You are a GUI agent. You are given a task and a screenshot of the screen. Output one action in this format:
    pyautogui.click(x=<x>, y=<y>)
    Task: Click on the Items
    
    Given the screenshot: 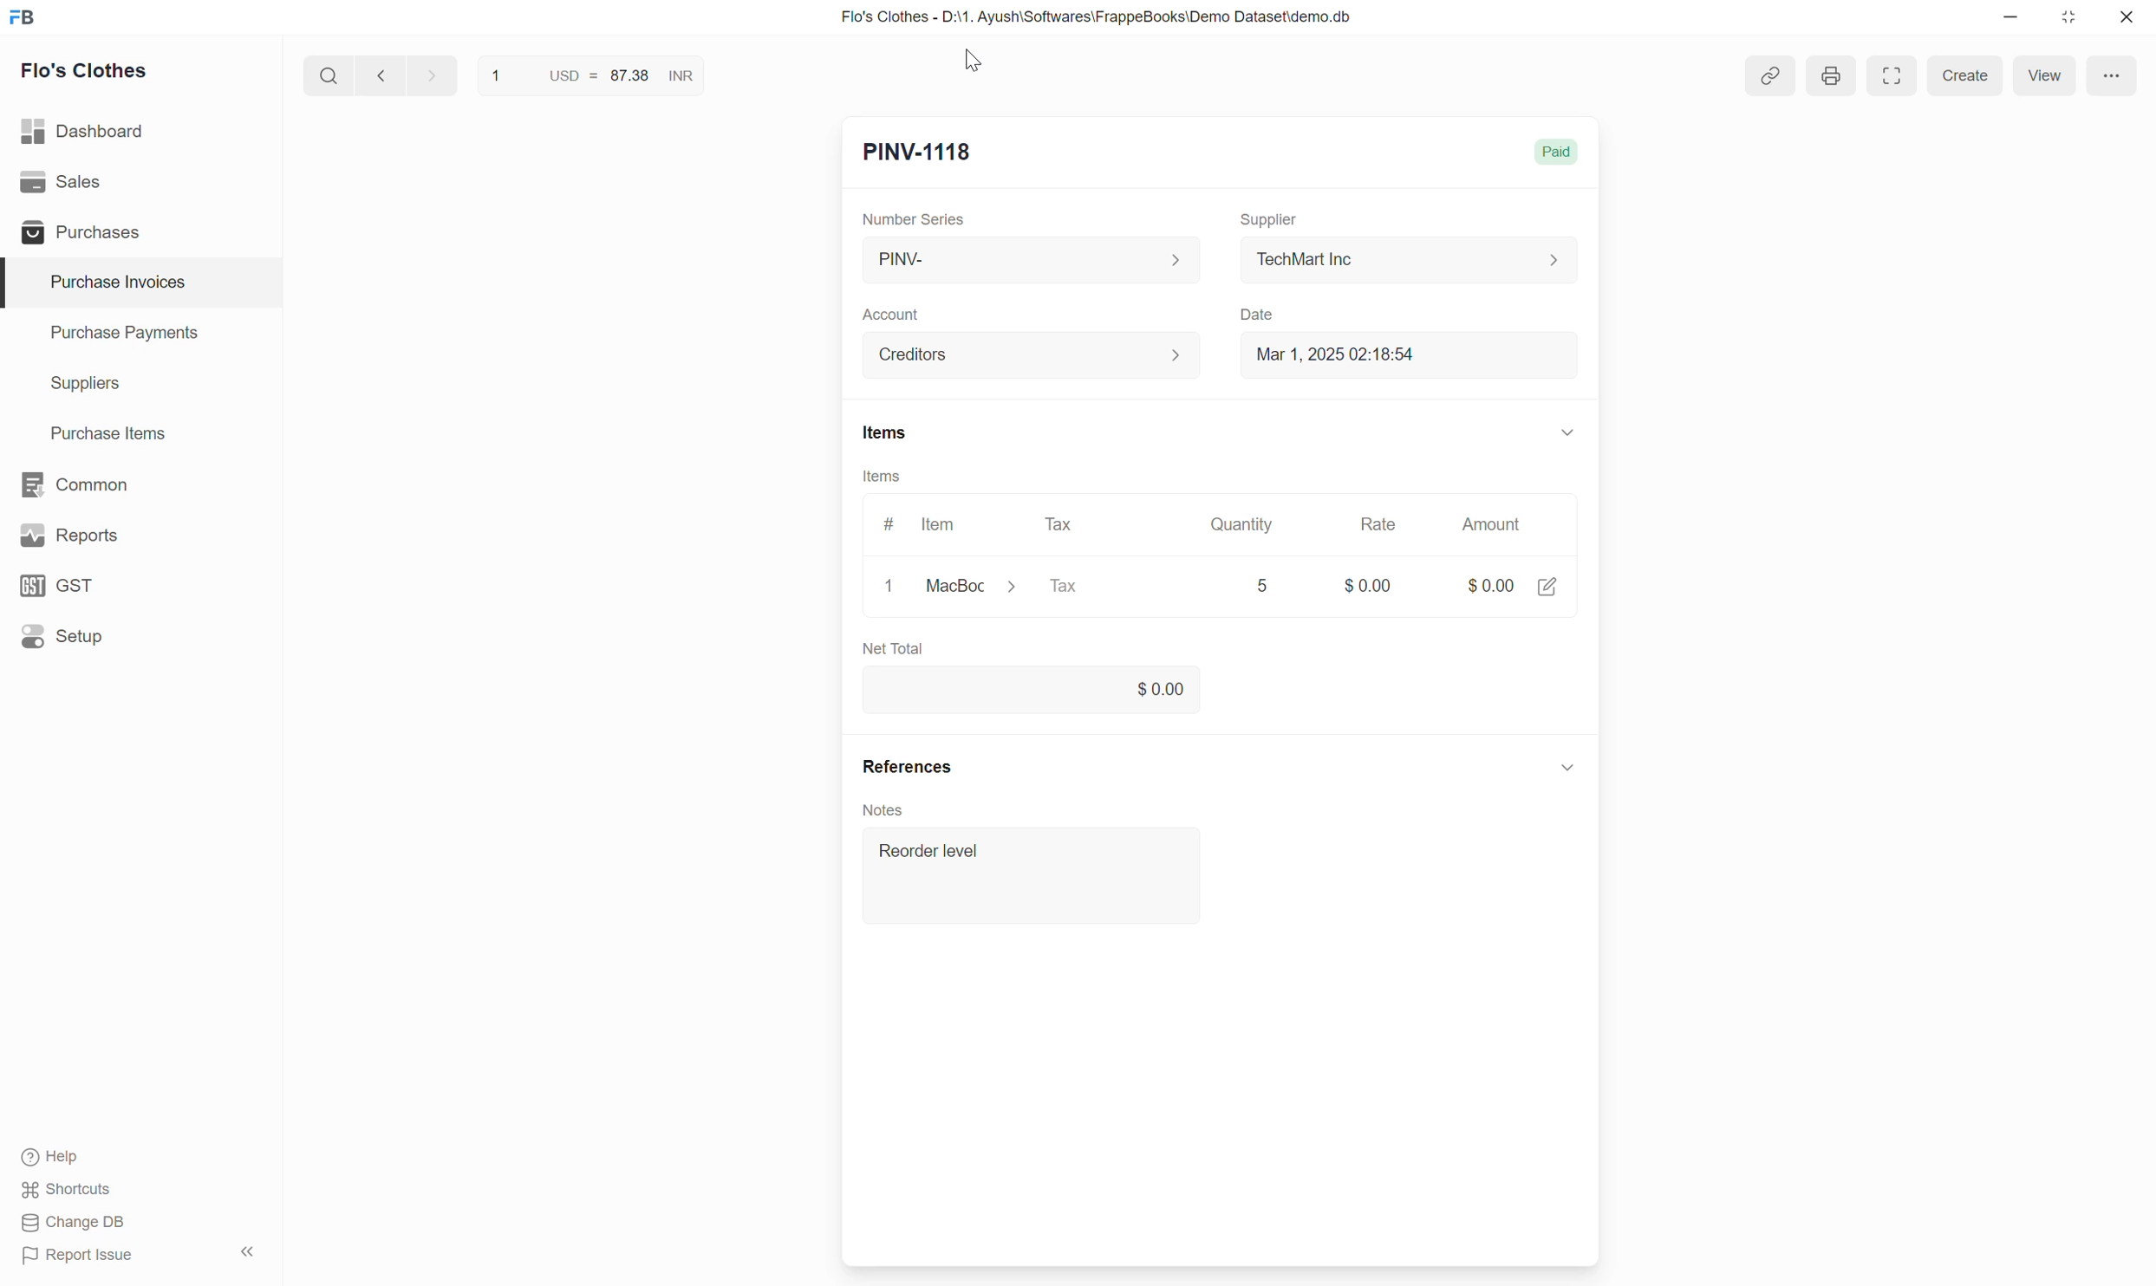 What is the action you would take?
    pyautogui.click(x=886, y=432)
    